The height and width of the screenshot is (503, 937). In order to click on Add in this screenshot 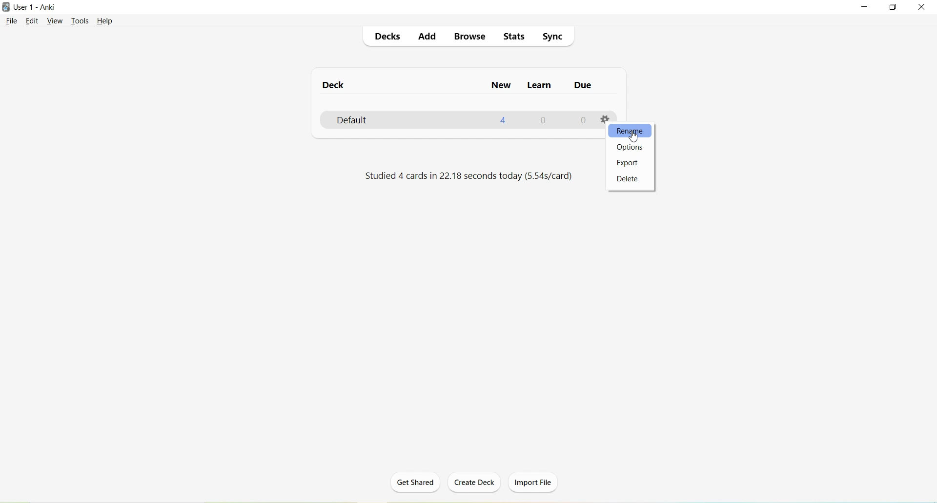, I will do `click(428, 37)`.